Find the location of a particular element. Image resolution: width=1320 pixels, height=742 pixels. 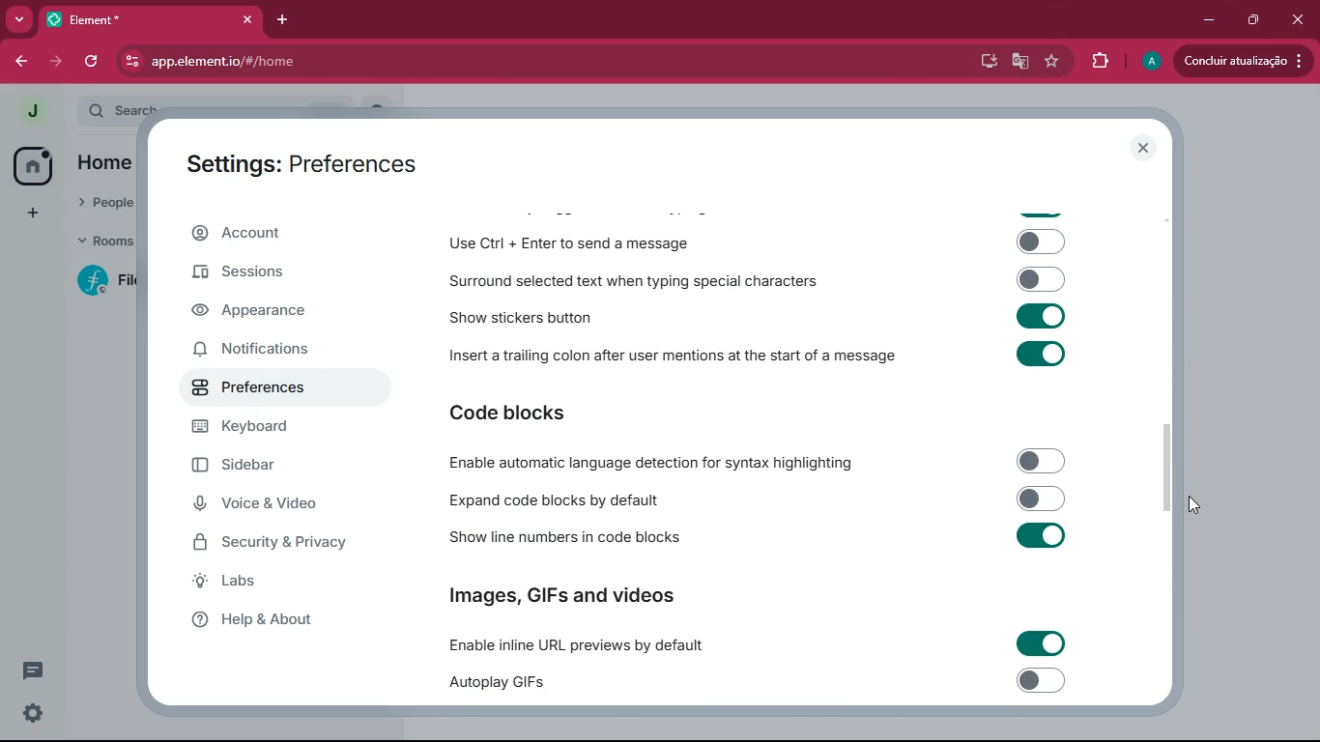

comments is located at coordinates (33, 670).